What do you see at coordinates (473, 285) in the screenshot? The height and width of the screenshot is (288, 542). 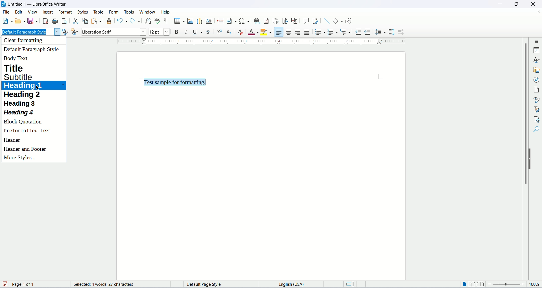 I see `multiple page view` at bounding box center [473, 285].